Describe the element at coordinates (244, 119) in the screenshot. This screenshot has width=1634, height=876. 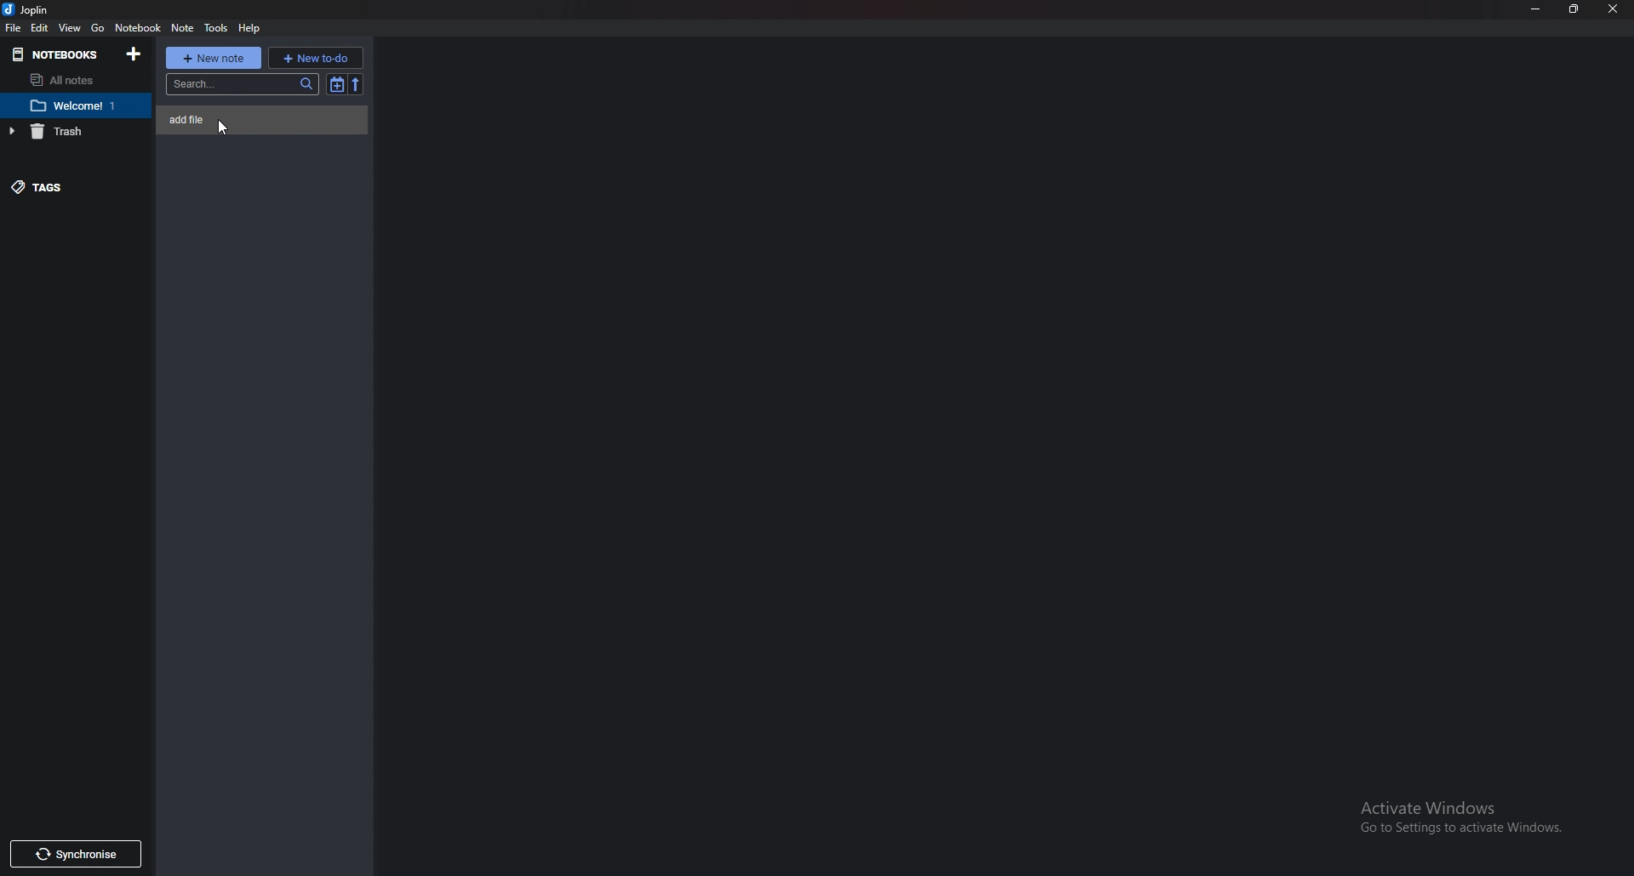
I see `Note` at that location.